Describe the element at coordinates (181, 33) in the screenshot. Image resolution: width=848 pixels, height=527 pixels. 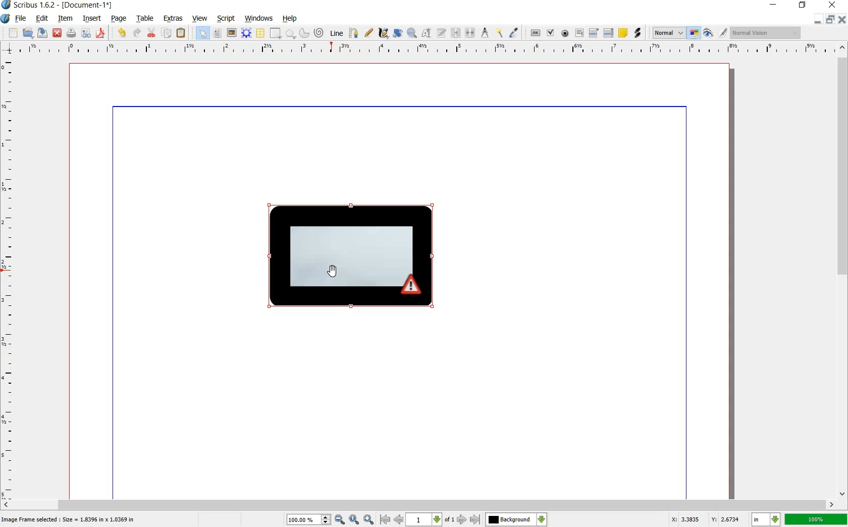
I see `paste` at that location.